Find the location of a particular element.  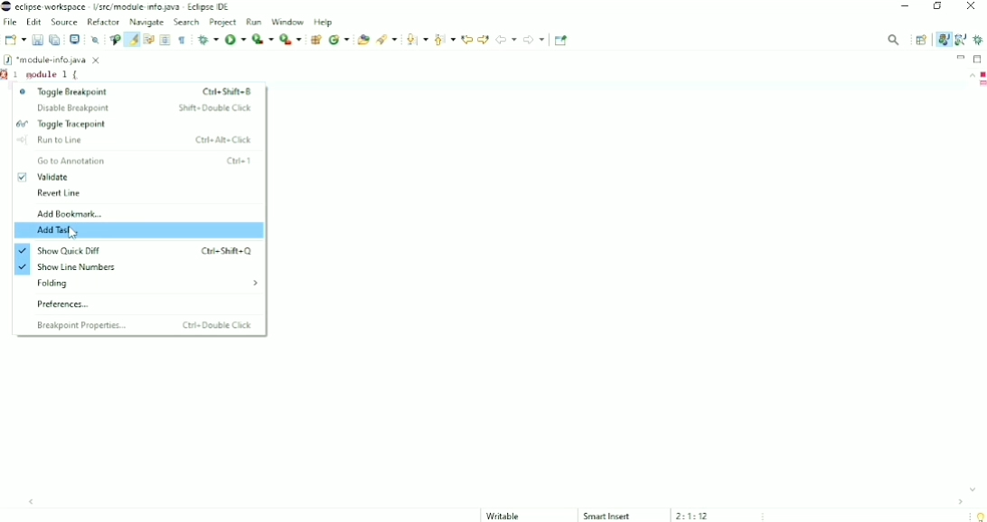

Minimize is located at coordinates (907, 7).